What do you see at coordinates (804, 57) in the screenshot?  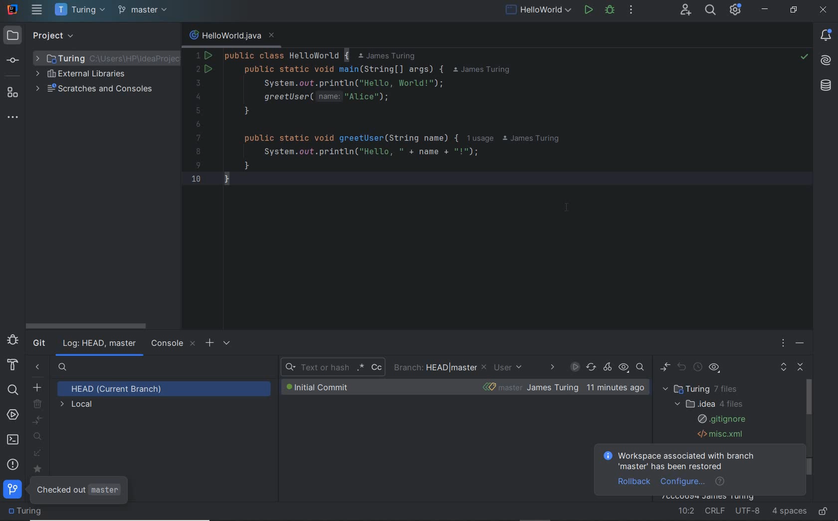 I see `no highlighted error` at bounding box center [804, 57].